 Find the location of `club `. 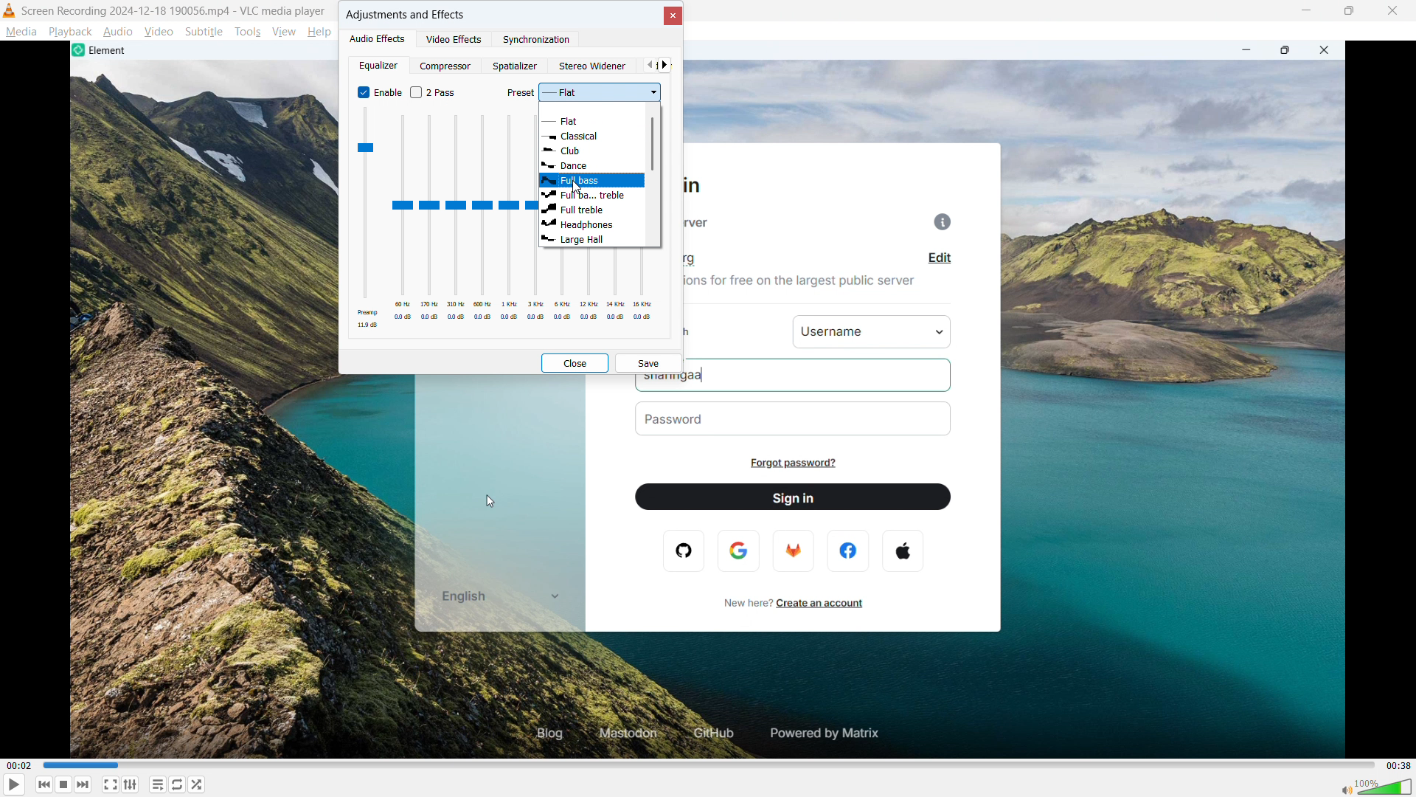

club  is located at coordinates (592, 150).